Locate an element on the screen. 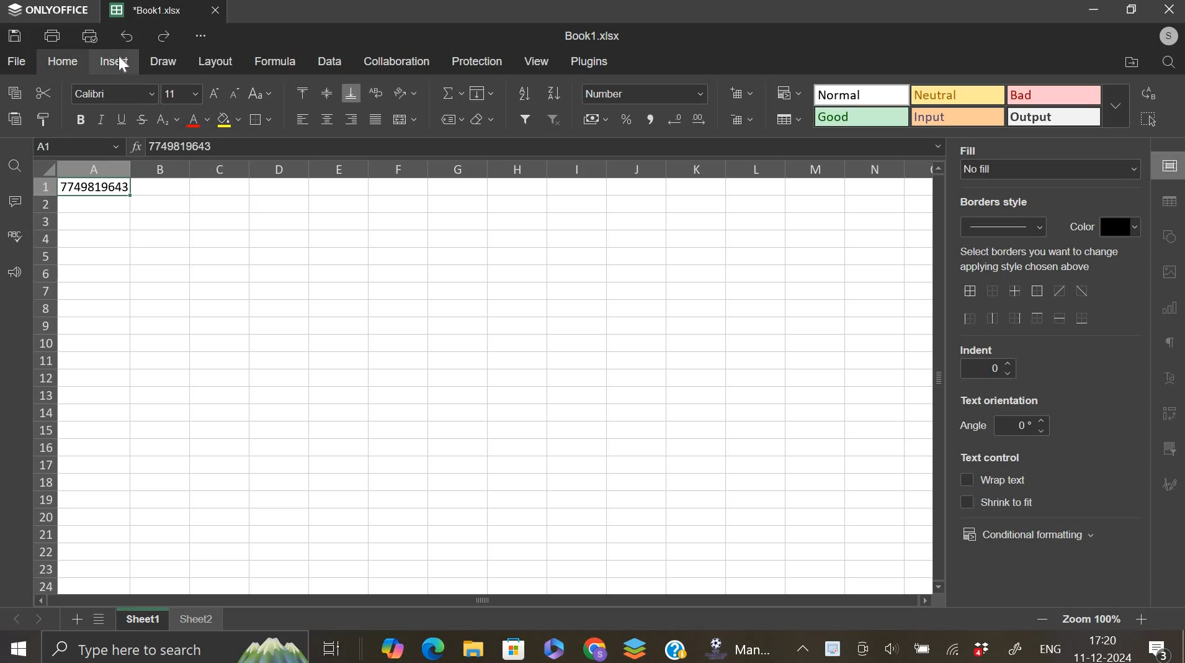 Image resolution: width=1185 pixels, height=663 pixels. percentage is located at coordinates (626, 118).